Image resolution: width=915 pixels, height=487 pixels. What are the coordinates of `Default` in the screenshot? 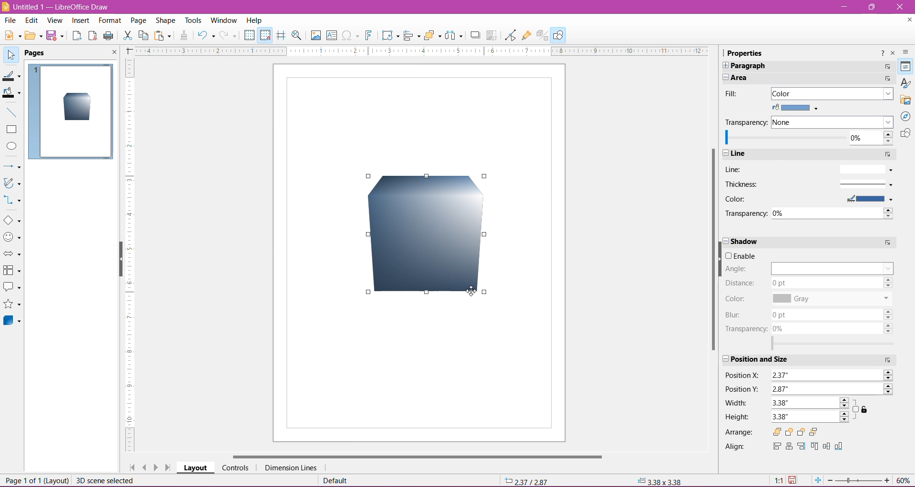 It's located at (338, 480).